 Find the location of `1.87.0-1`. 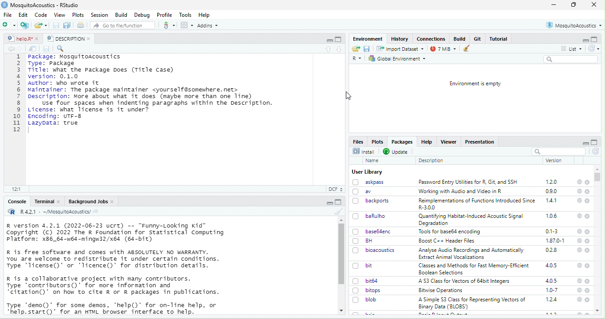

1.87.0-1 is located at coordinates (556, 240).